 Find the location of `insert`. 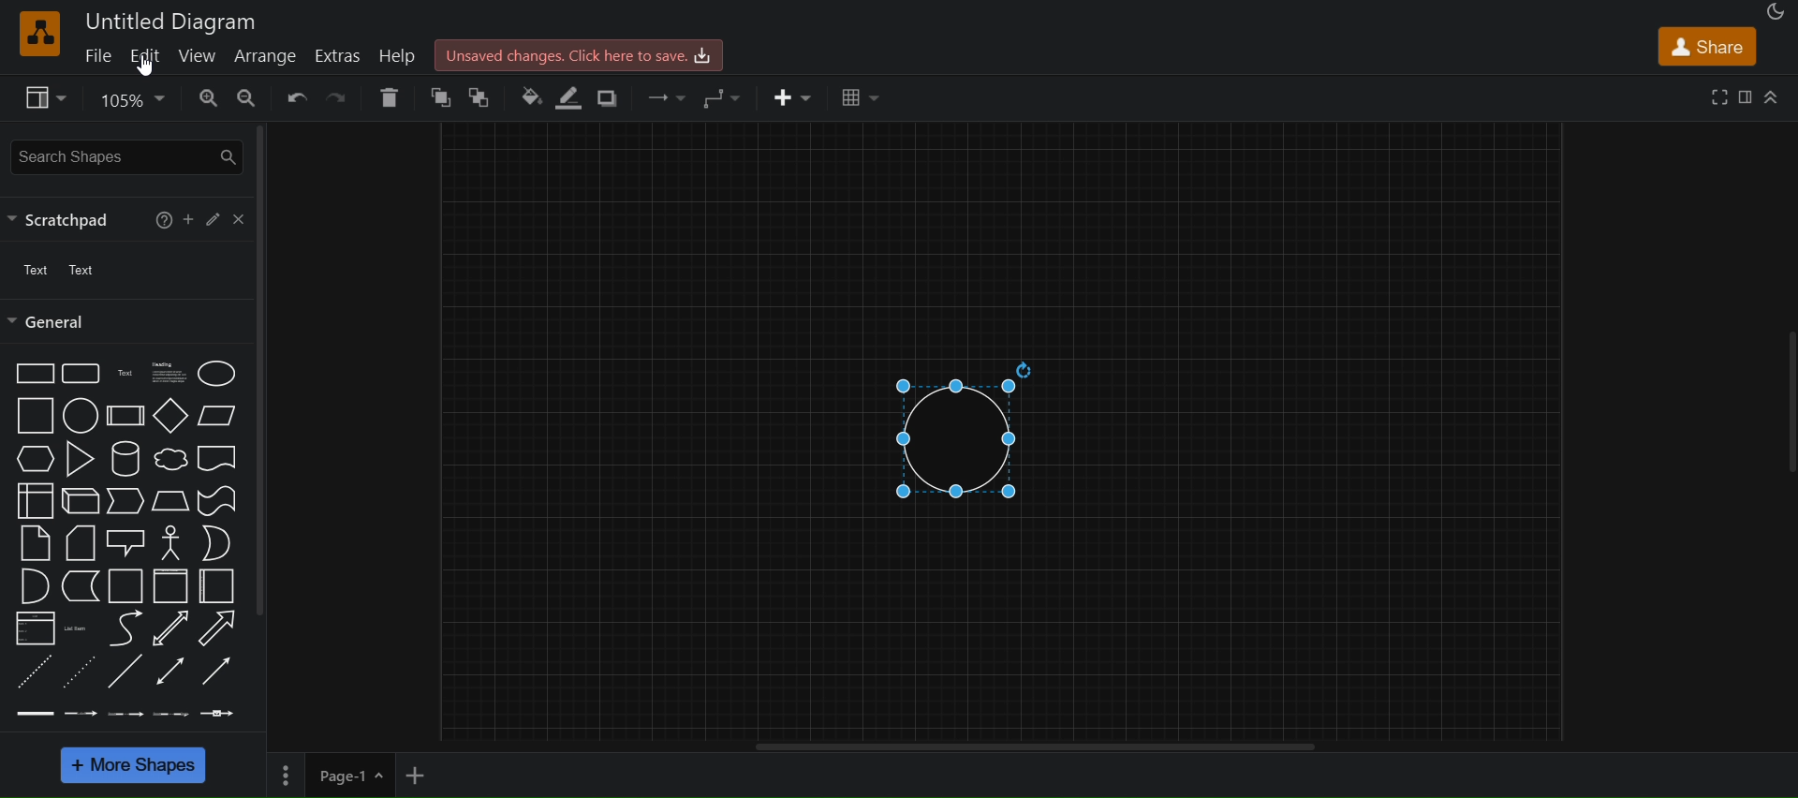

insert is located at coordinates (789, 96).